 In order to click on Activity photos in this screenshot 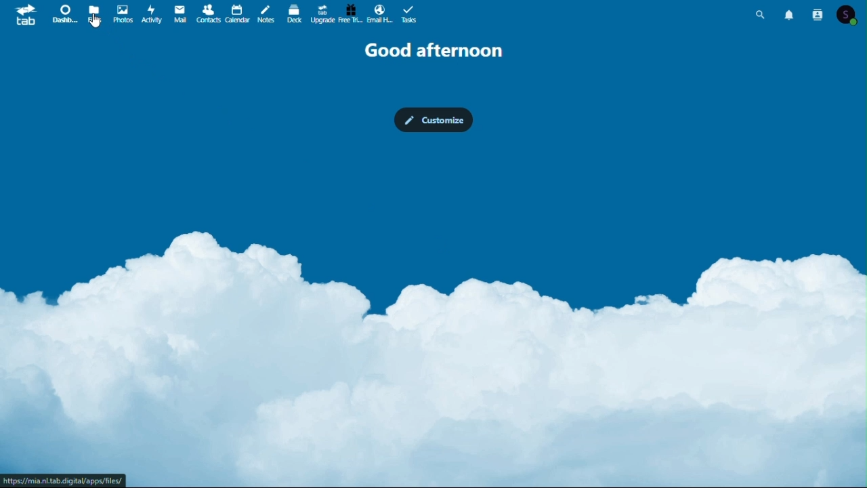, I will do `click(152, 14)`.